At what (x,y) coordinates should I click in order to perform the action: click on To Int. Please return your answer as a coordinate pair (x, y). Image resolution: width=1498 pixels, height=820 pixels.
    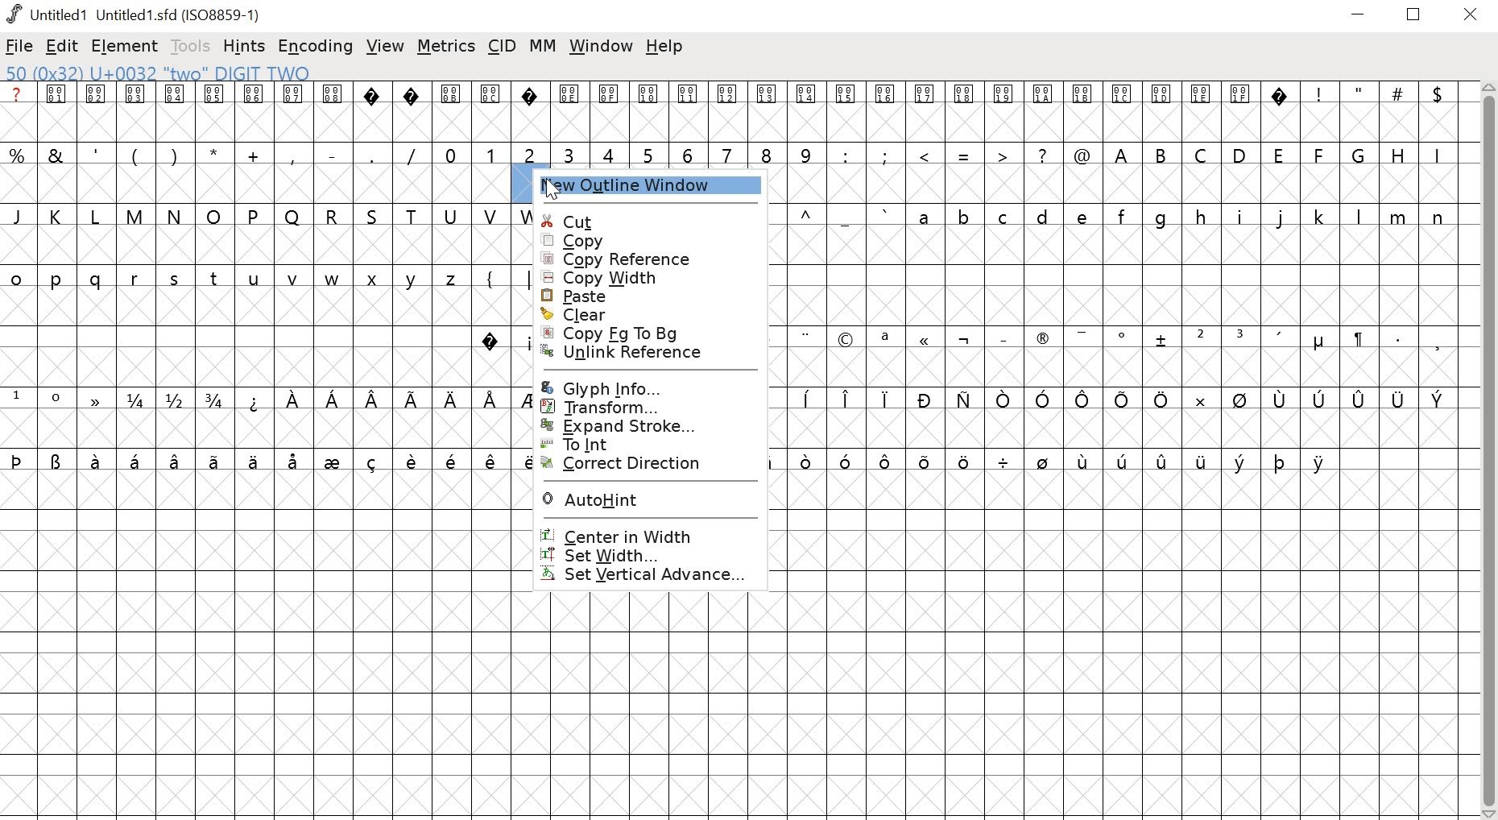
    Looking at the image, I should click on (649, 445).